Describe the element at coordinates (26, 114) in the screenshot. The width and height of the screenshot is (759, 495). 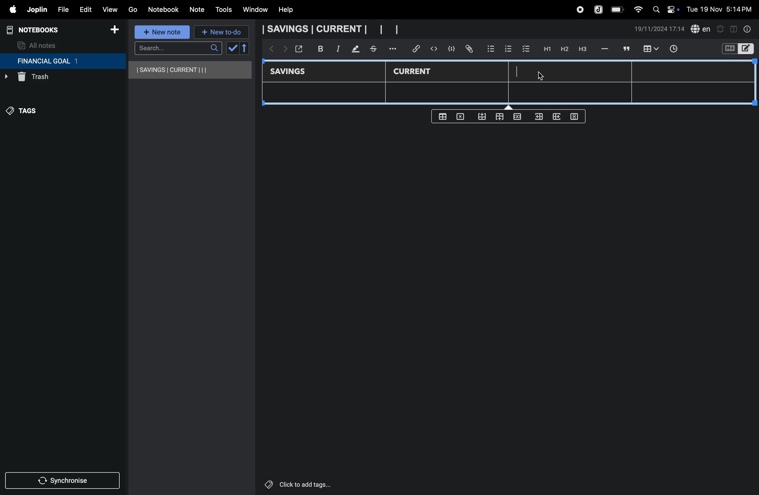
I see `tags` at that location.